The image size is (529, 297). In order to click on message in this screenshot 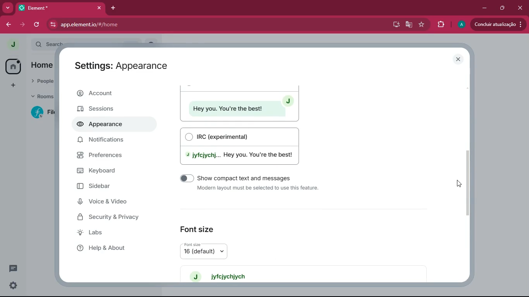, I will do `click(12, 270)`.